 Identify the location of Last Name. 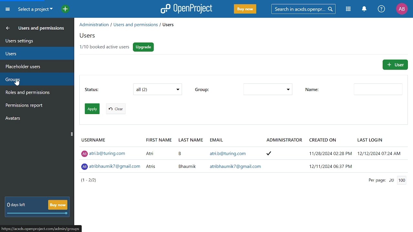
(191, 140).